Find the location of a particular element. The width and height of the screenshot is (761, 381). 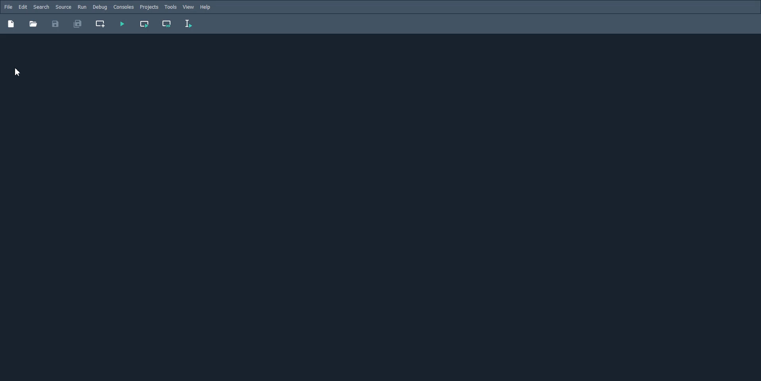

Run Current cell and go to next cell is located at coordinates (167, 24).